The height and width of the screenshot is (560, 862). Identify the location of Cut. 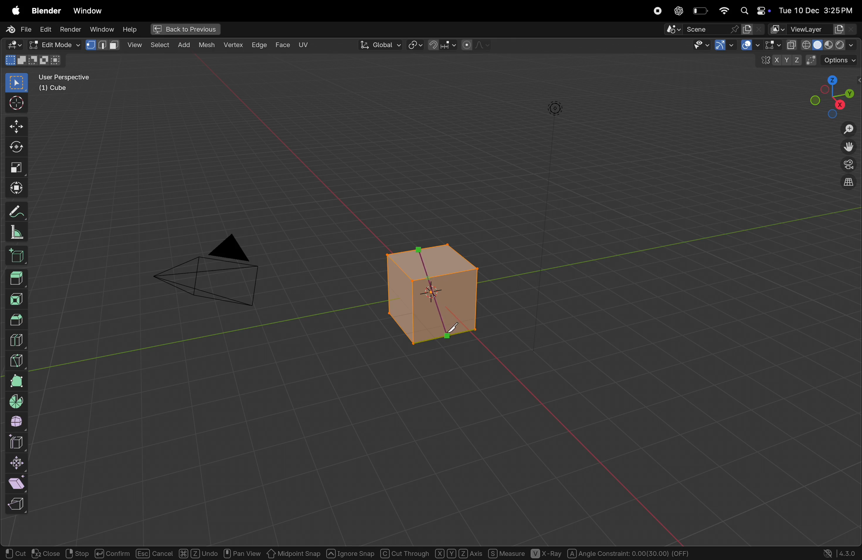
(16, 553).